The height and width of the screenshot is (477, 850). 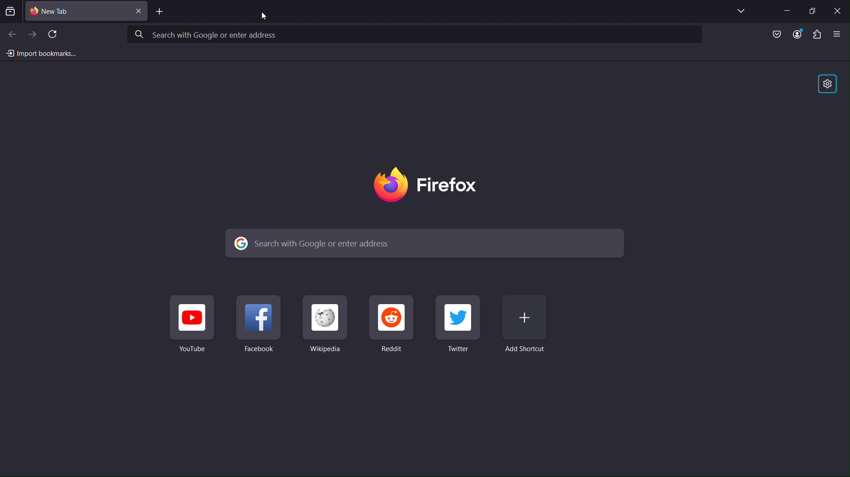 I want to click on firefox logo, so click(x=427, y=186).